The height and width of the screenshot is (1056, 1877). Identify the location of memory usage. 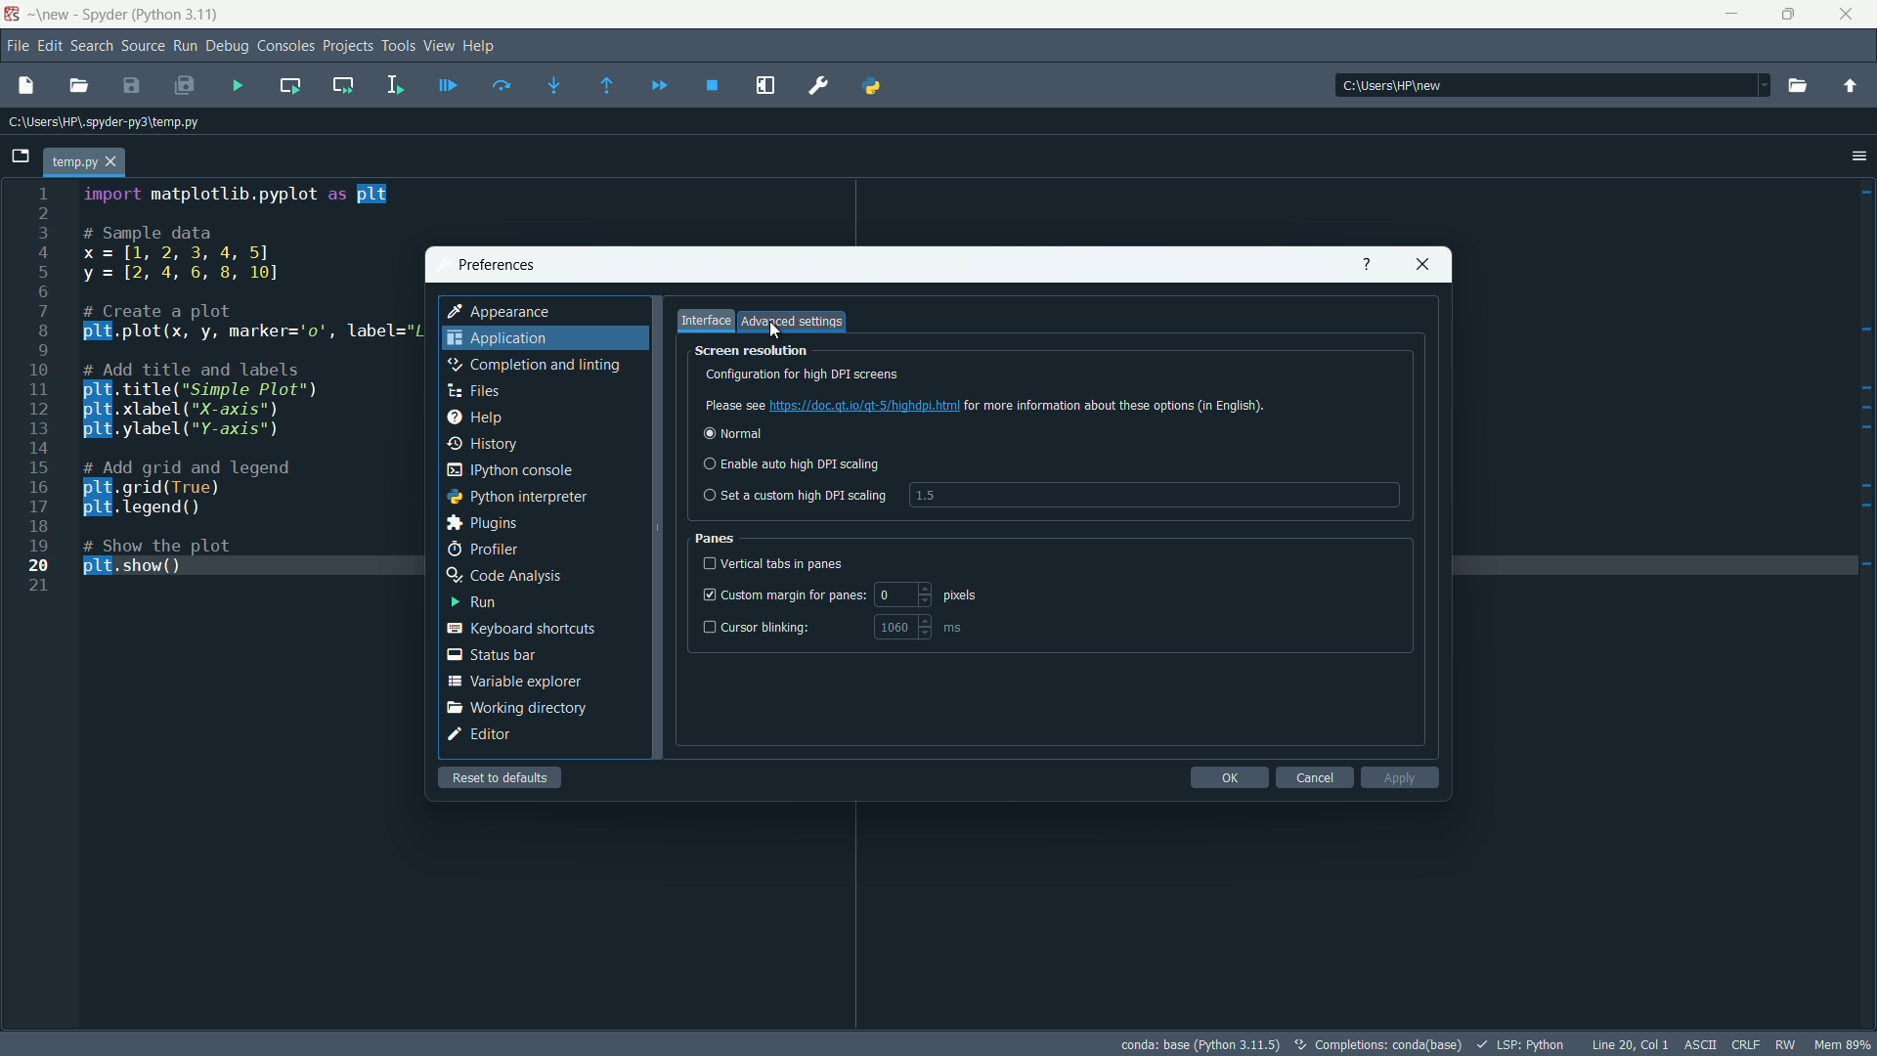
(1846, 1044).